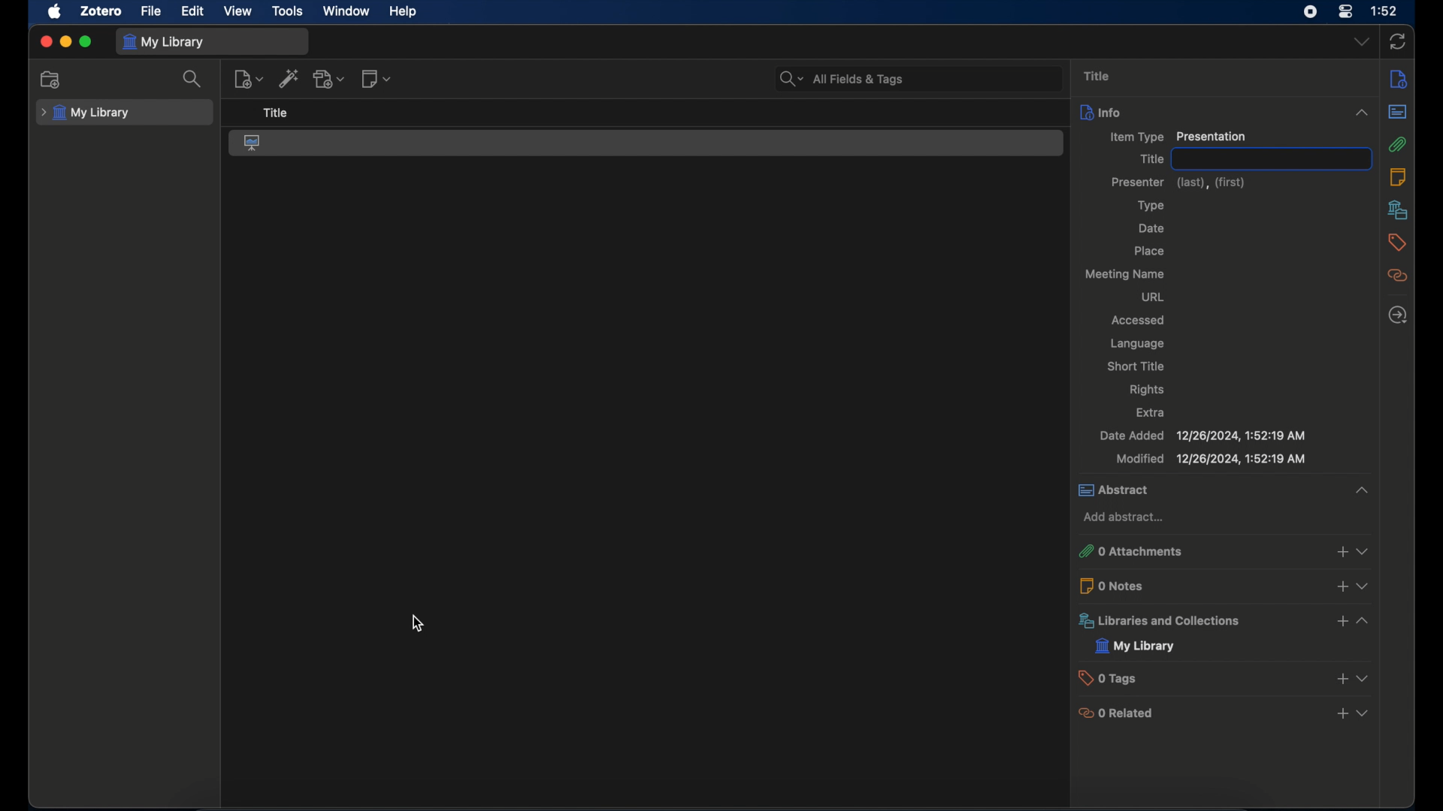 The image size is (1443, 811). Describe the element at coordinates (1398, 144) in the screenshot. I see `attachments` at that location.